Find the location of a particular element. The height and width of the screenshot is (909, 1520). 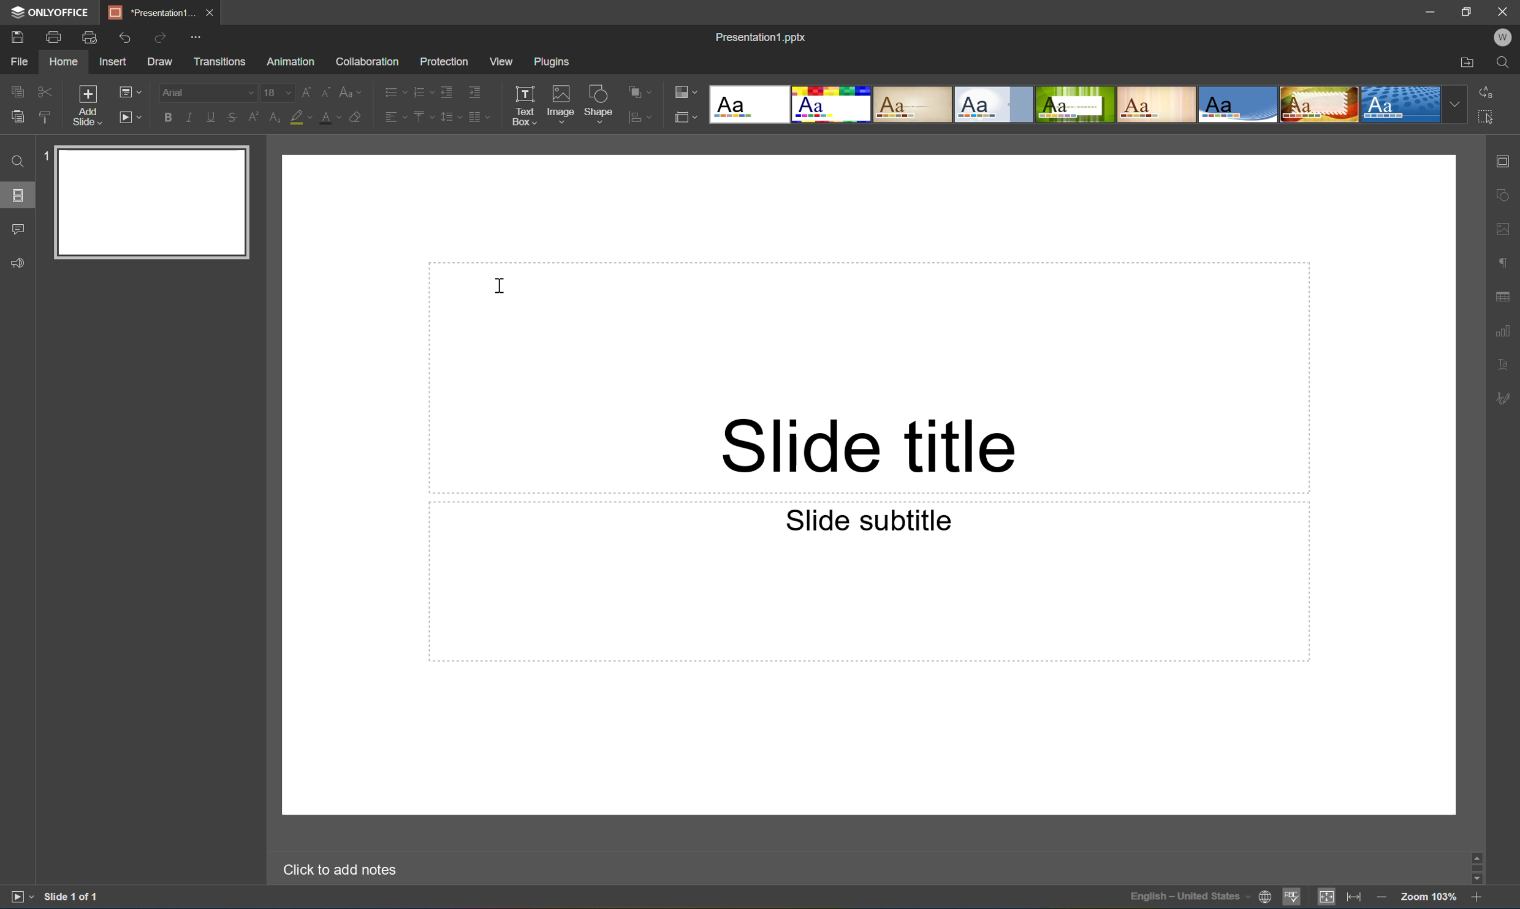

Add slide is located at coordinates (86, 105).